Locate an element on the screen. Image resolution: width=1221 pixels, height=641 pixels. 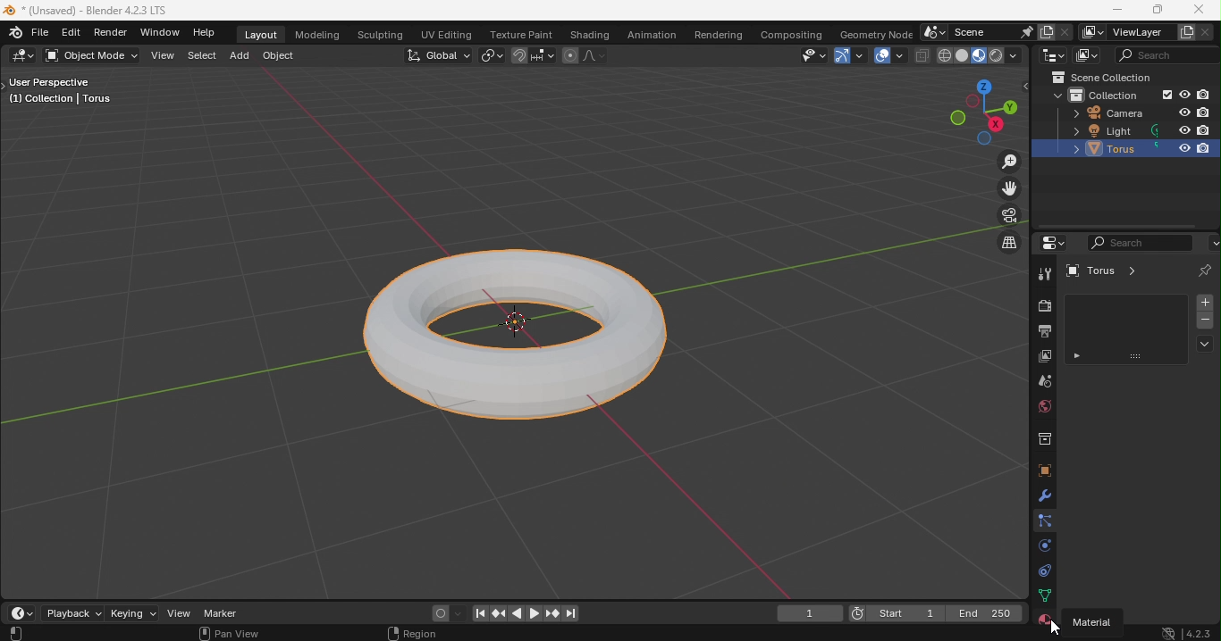
Compositing is located at coordinates (793, 36).